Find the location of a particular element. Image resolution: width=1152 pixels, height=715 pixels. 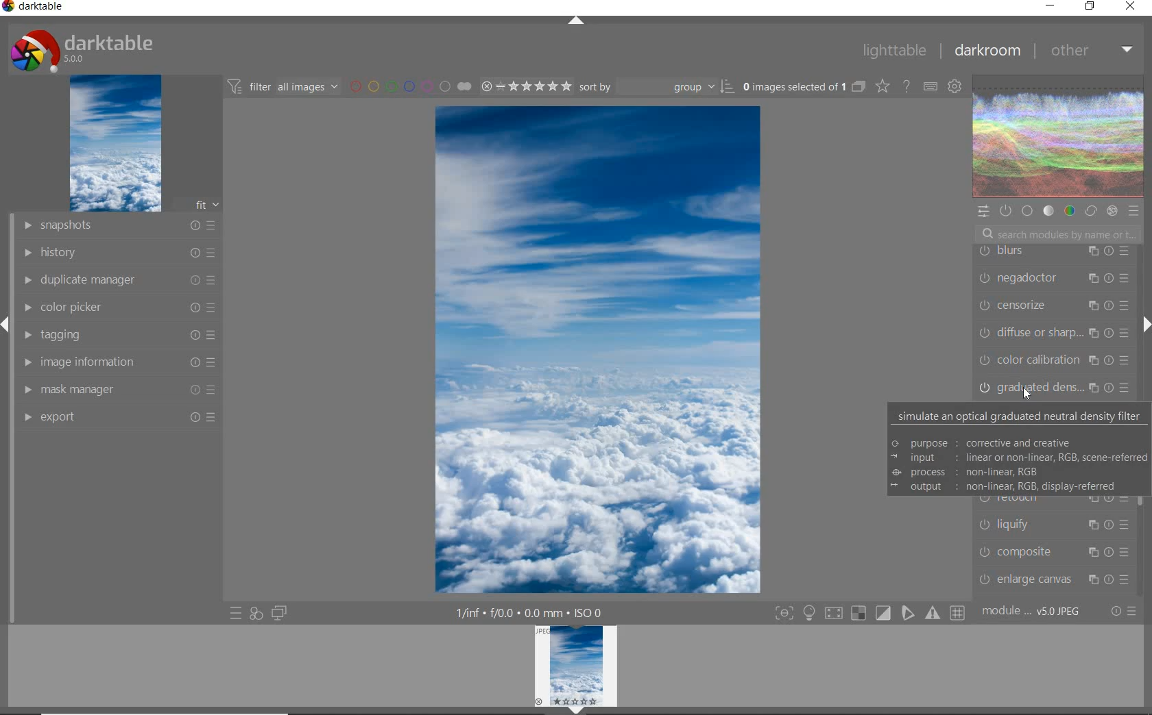

cursor is located at coordinates (1027, 394).